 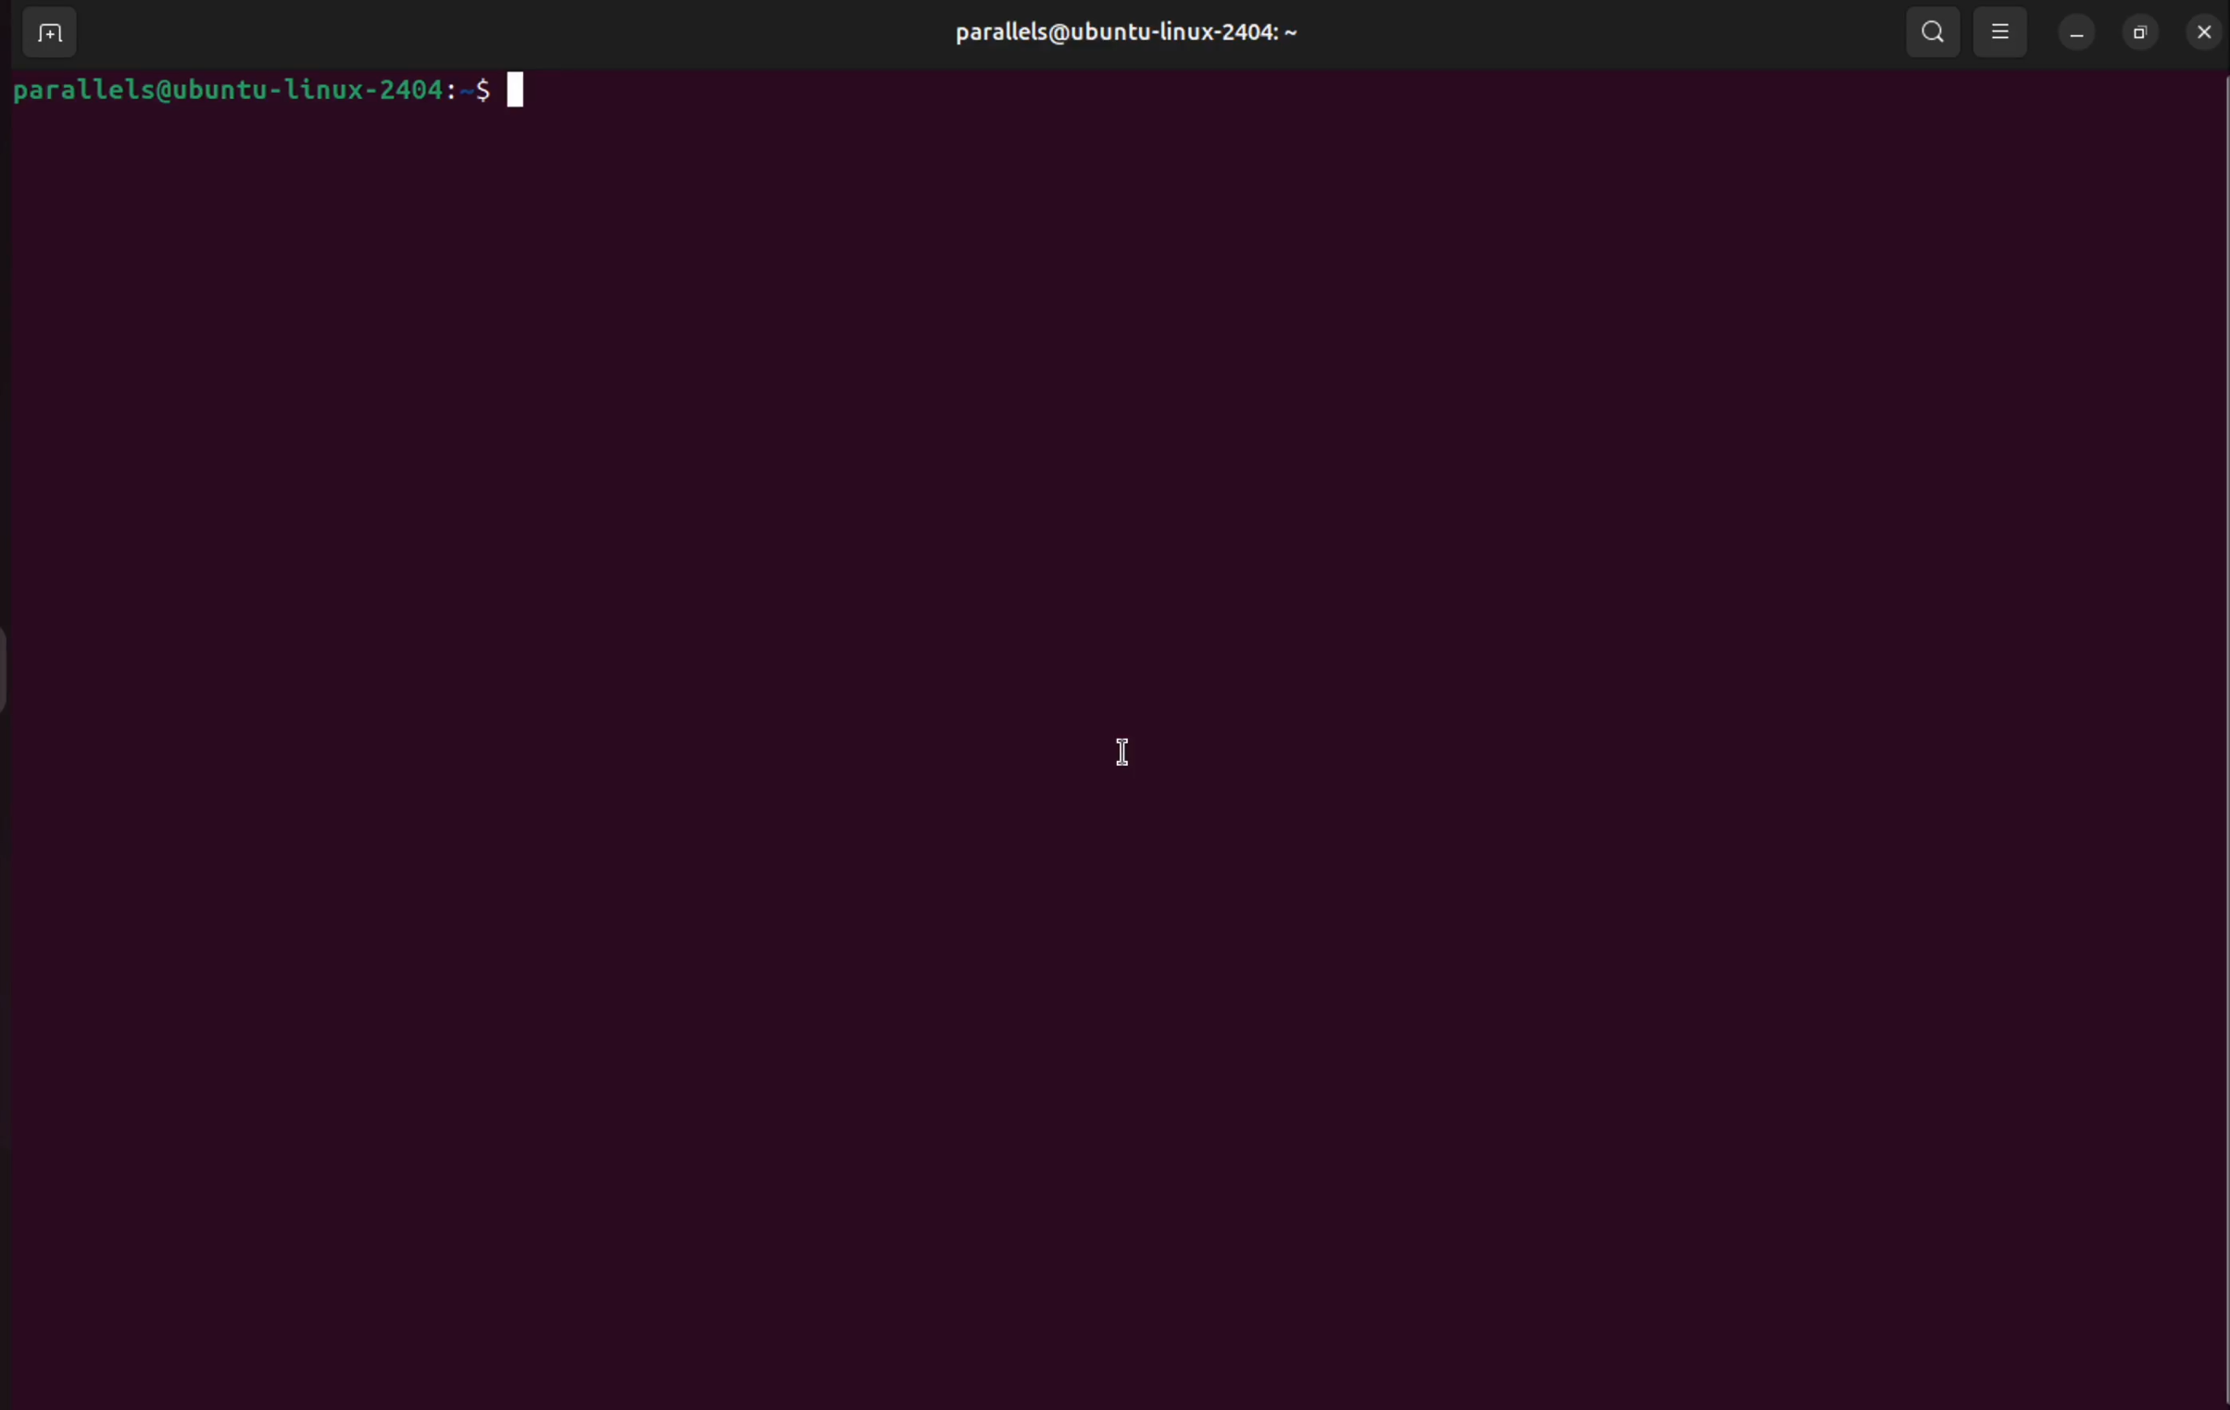 What do you see at coordinates (1121, 750) in the screenshot?
I see `cursor` at bounding box center [1121, 750].